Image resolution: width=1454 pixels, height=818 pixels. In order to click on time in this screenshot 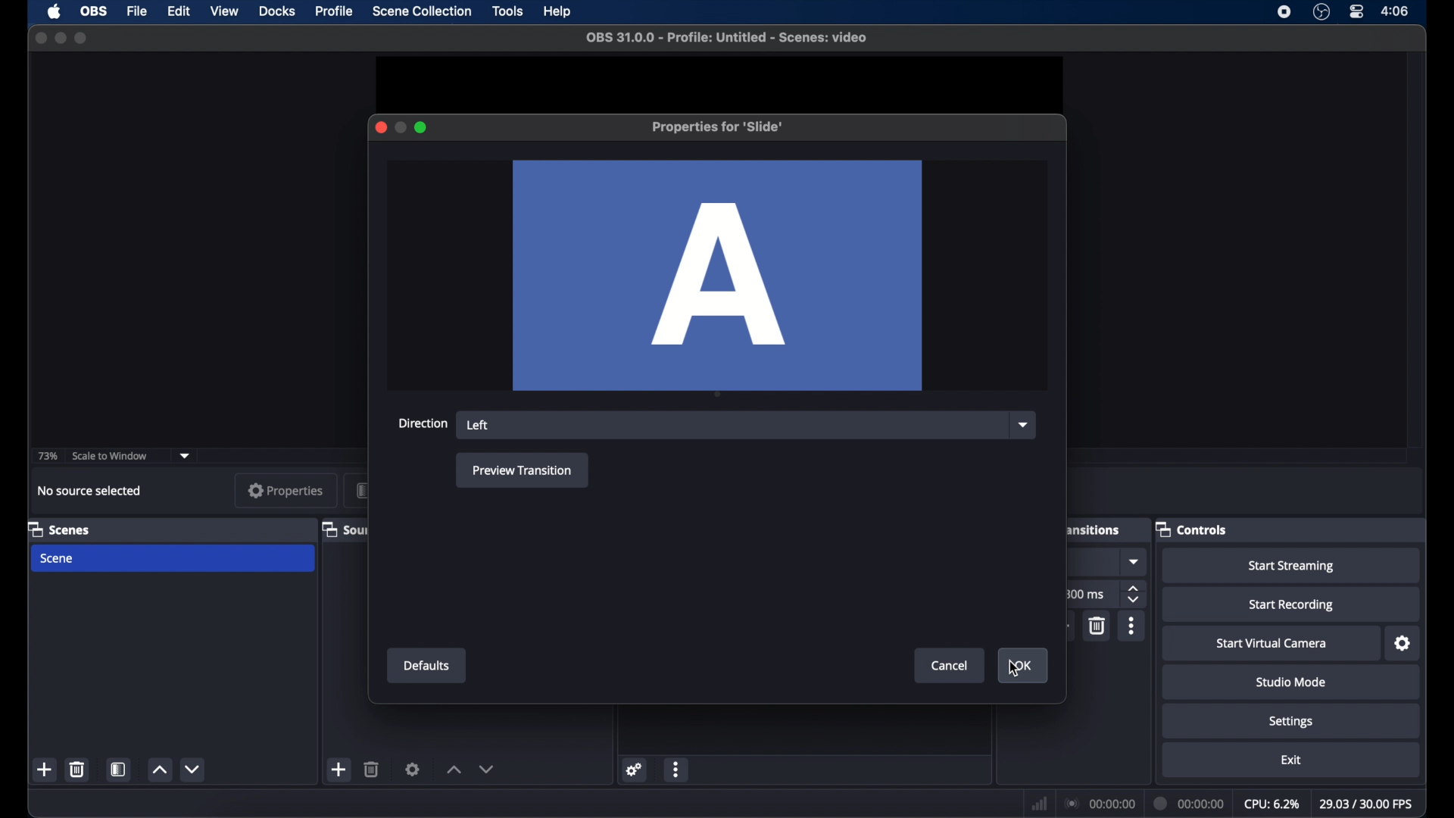, I will do `click(1396, 11)`.